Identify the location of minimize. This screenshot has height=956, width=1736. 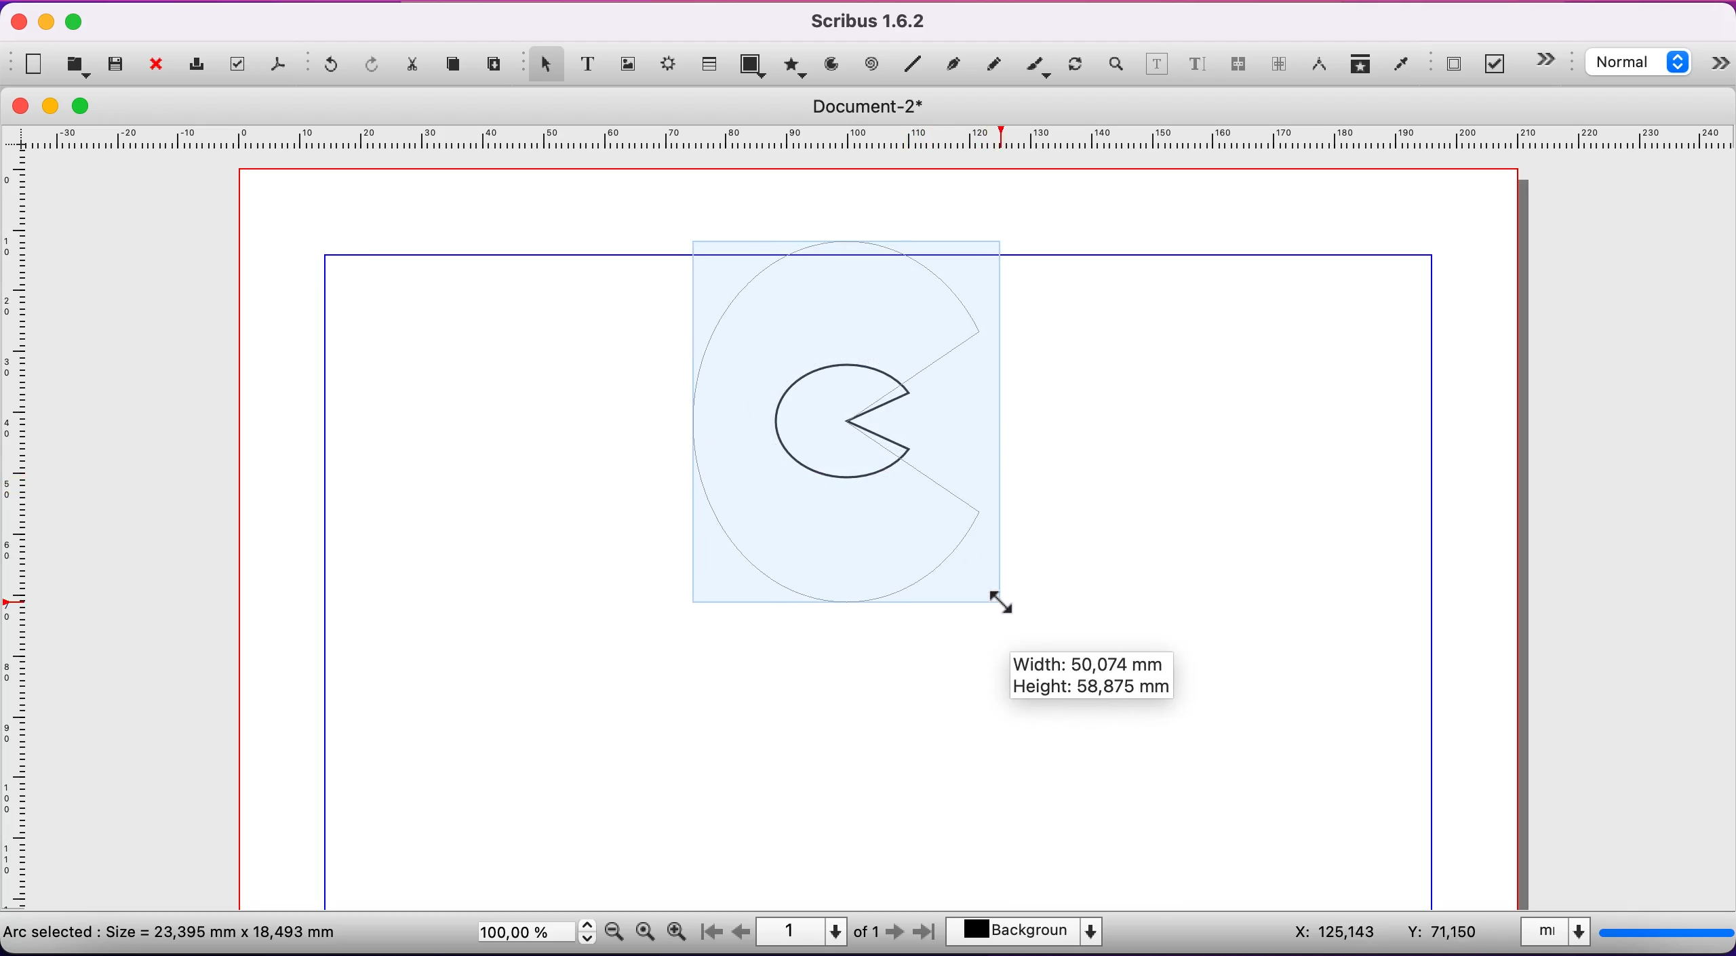
(47, 21).